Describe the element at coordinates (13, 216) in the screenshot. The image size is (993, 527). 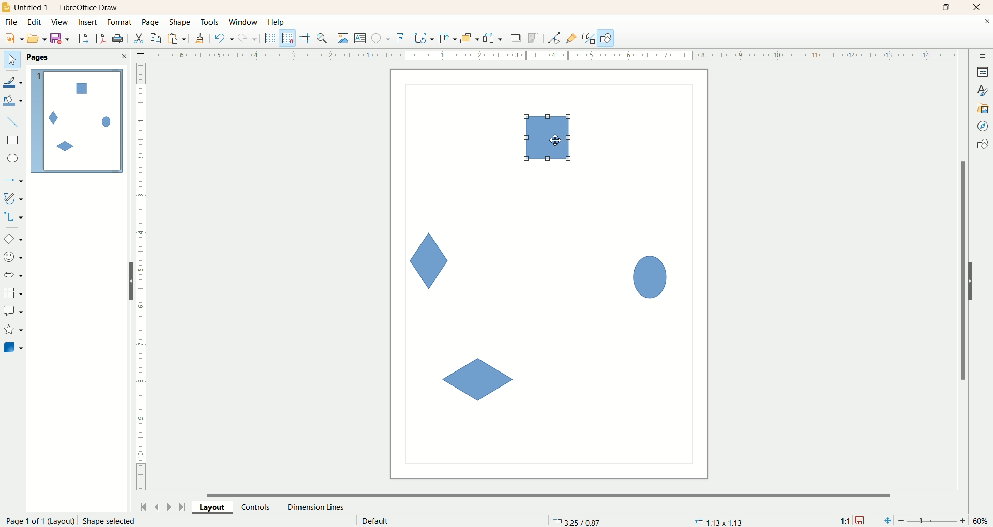
I see `connectors` at that location.